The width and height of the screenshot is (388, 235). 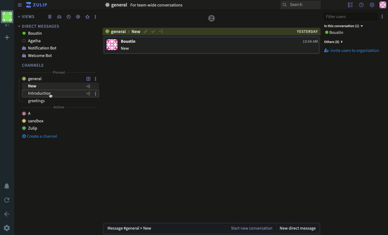 What do you see at coordinates (306, 31) in the screenshot?
I see `date` at bounding box center [306, 31].